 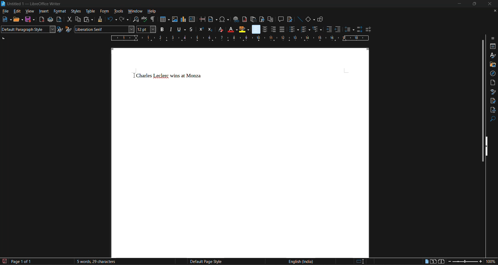 I want to click on format, so click(x=60, y=11).